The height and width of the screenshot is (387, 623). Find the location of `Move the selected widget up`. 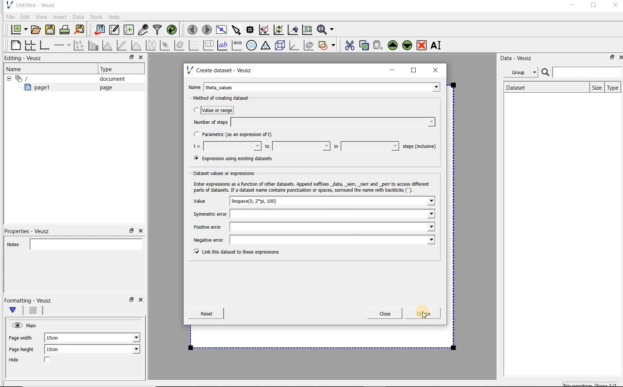

Move the selected widget up is located at coordinates (393, 45).